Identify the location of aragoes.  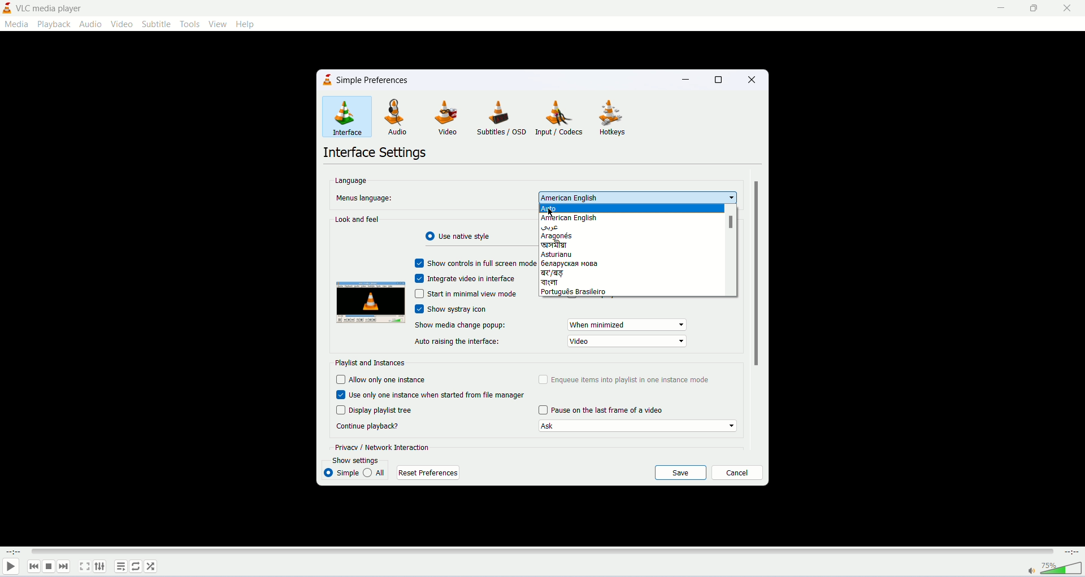
(632, 235).